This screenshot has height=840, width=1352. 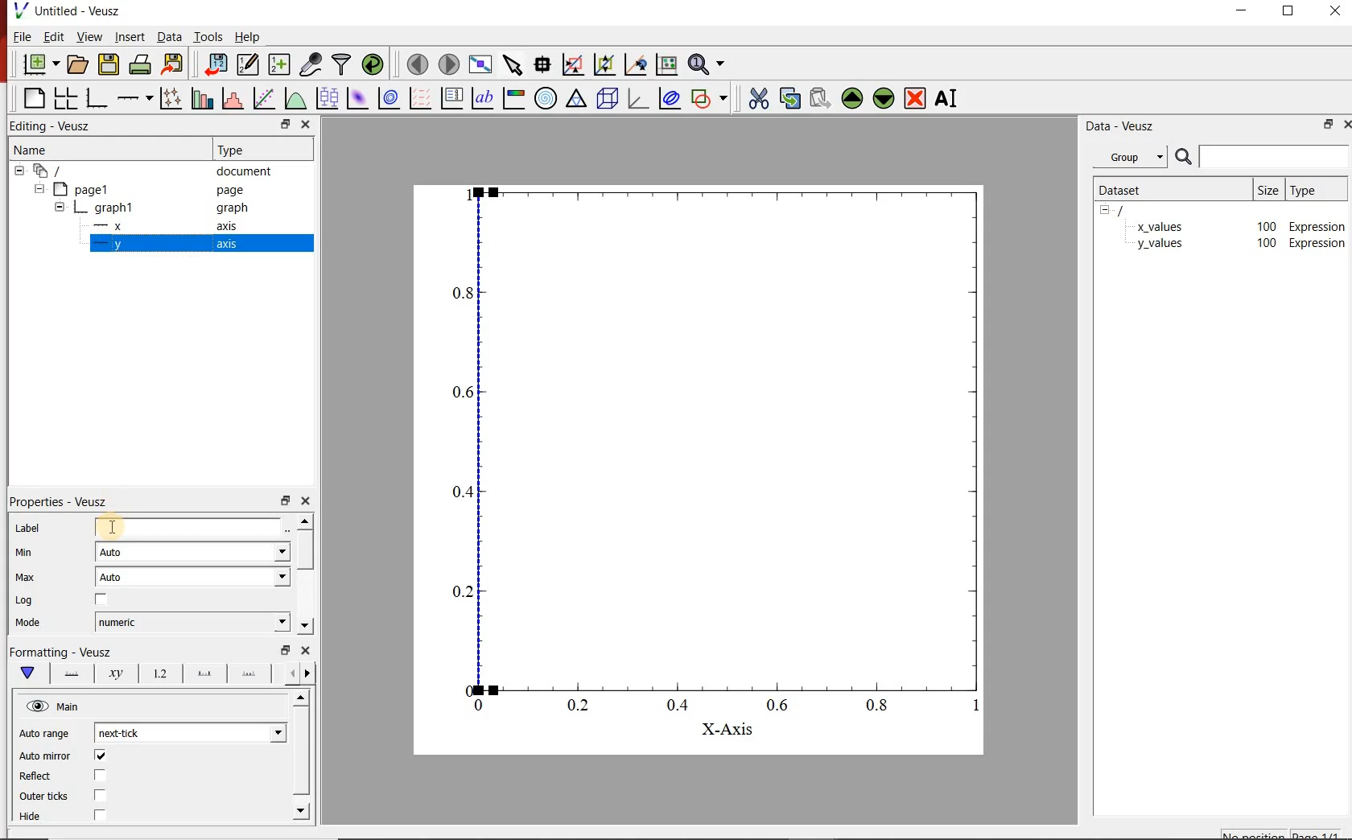 What do you see at coordinates (23, 36) in the screenshot?
I see `file` at bounding box center [23, 36].